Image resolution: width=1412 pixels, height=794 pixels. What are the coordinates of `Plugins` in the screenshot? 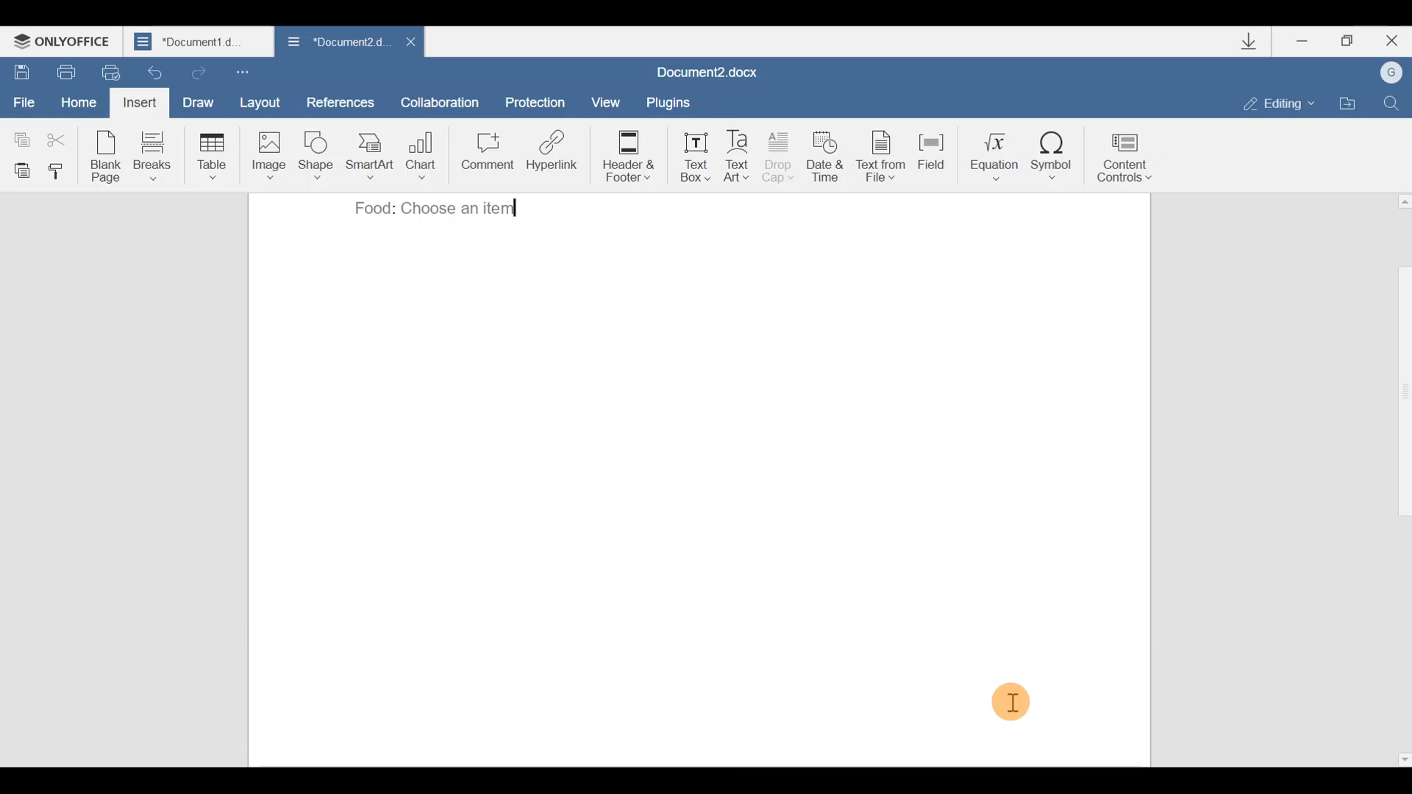 It's located at (680, 100).